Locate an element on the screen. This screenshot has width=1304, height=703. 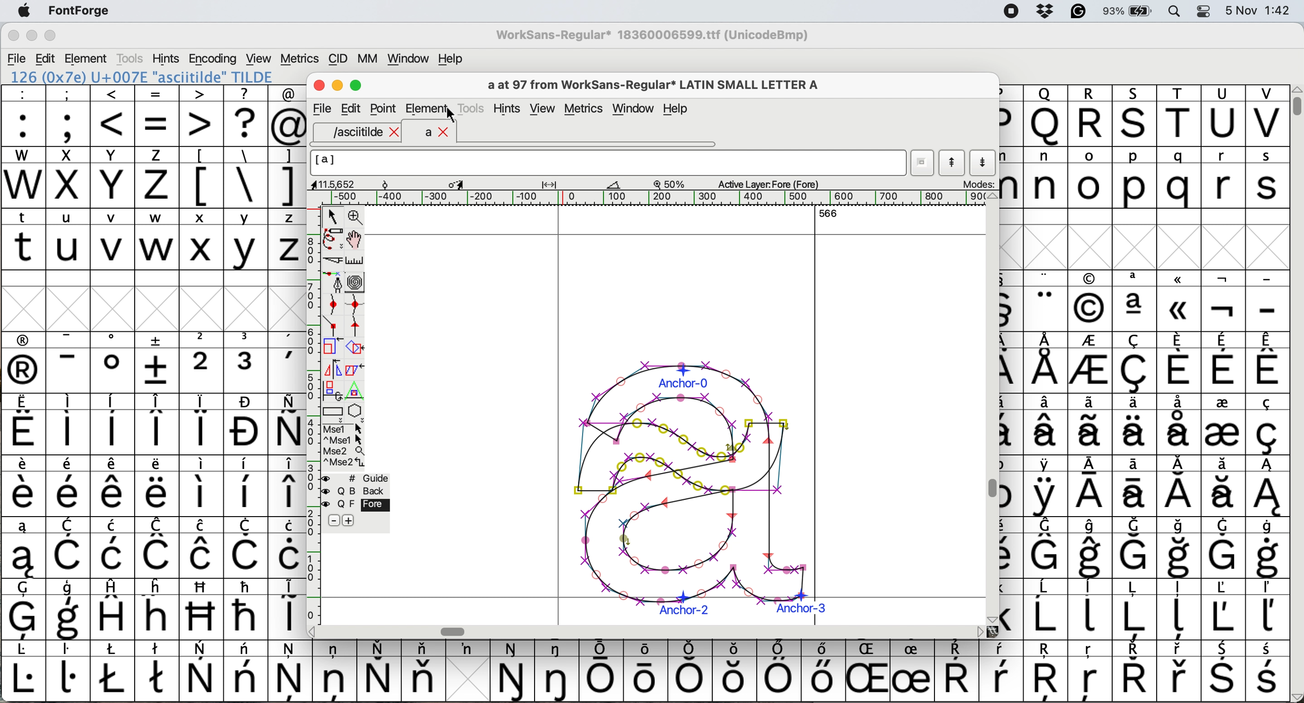
symbol is located at coordinates (912, 672).